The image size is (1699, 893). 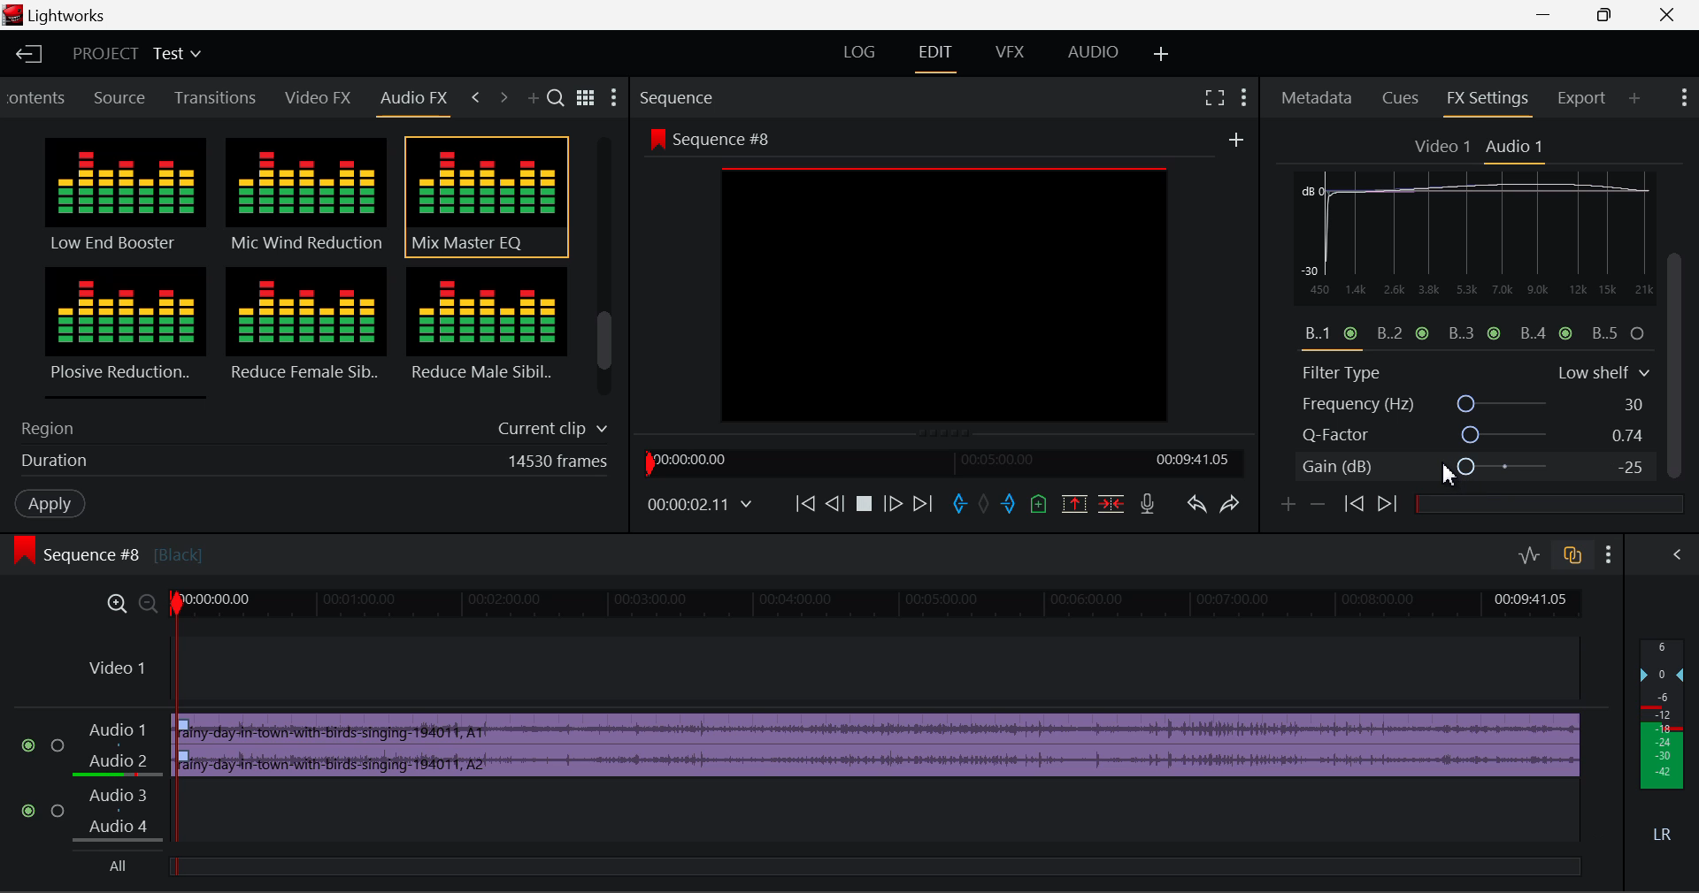 What do you see at coordinates (1674, 554) in the screenshot?
I see `Show Audio Mix` at bounding box center [1674, 554].